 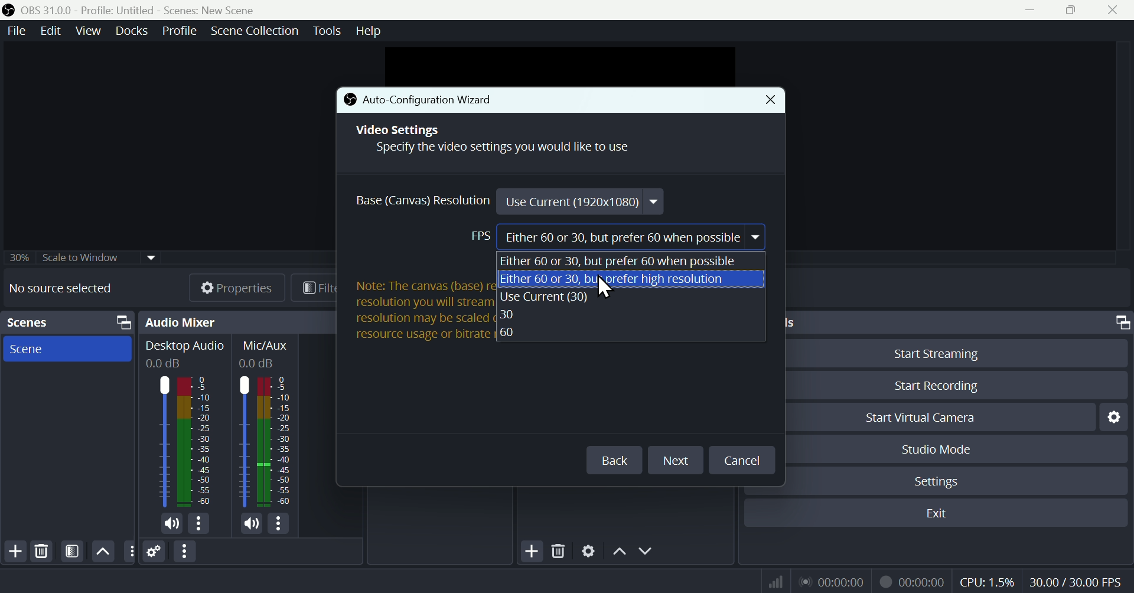 I want to click on options, so click(x=278, y=523).